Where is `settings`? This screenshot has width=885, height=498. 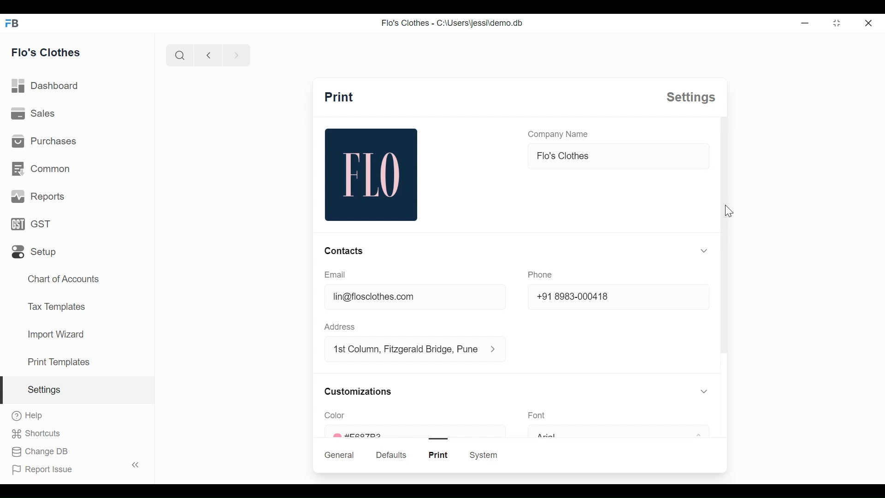 settings is located at coordinates (43, 390).